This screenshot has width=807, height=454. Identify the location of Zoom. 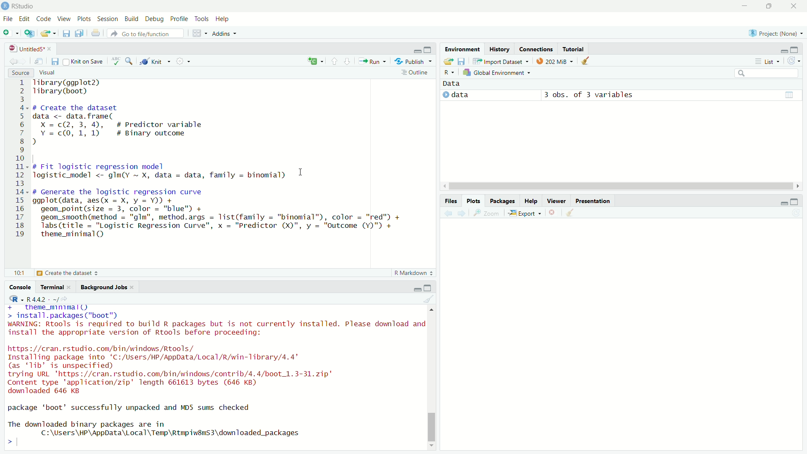
(485, 213).